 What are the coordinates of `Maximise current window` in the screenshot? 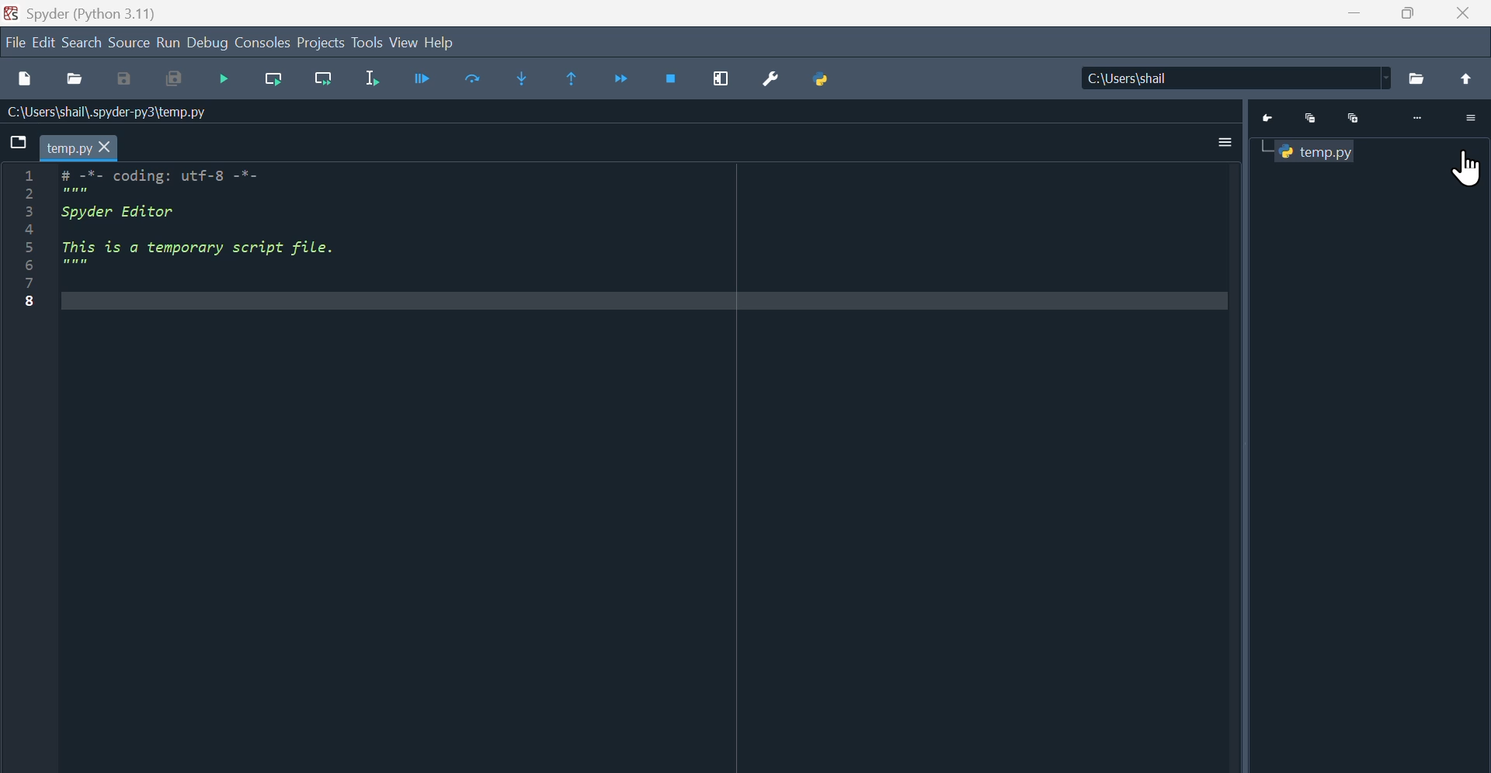 It's located at (723, 81).